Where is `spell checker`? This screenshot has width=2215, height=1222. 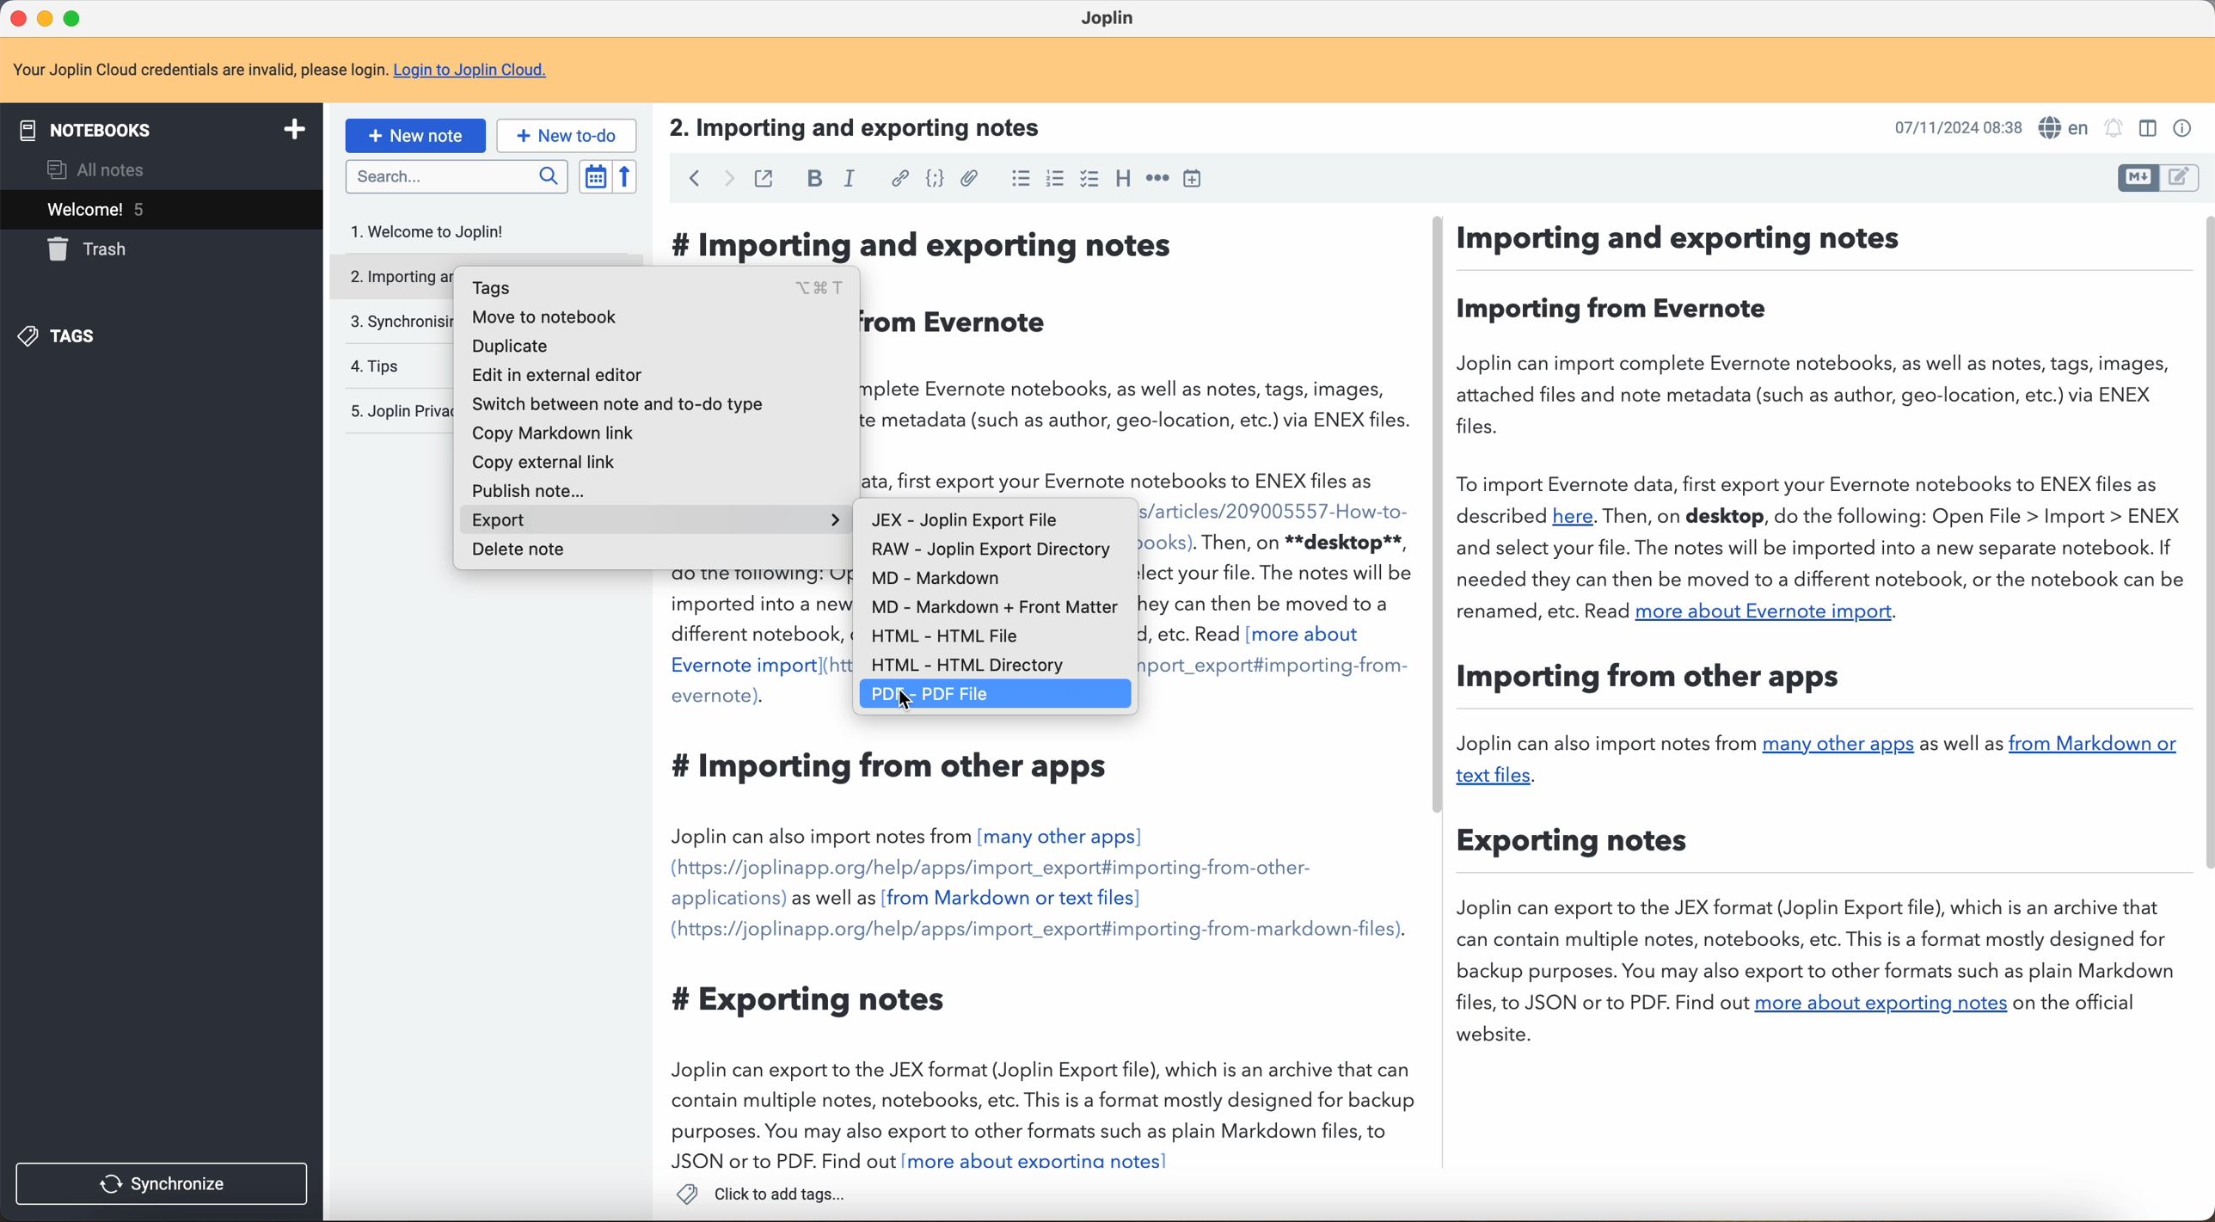 spell checker is located at coordinates (2065, 126).